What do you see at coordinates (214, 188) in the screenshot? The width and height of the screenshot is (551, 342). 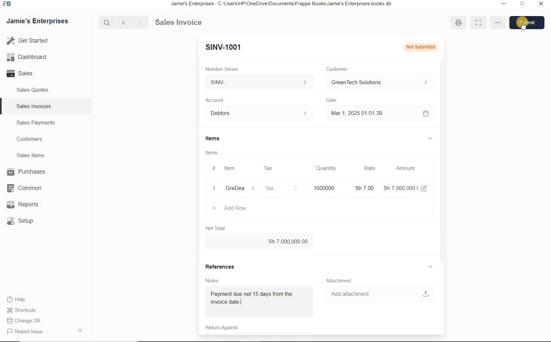 I see `1` at bounding box center [214, 188].